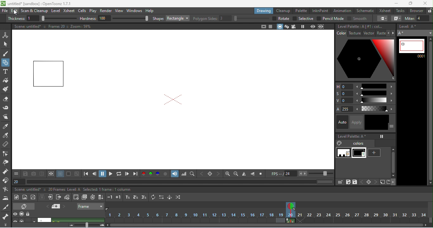  I want to click on Hue, so click(365, 86).